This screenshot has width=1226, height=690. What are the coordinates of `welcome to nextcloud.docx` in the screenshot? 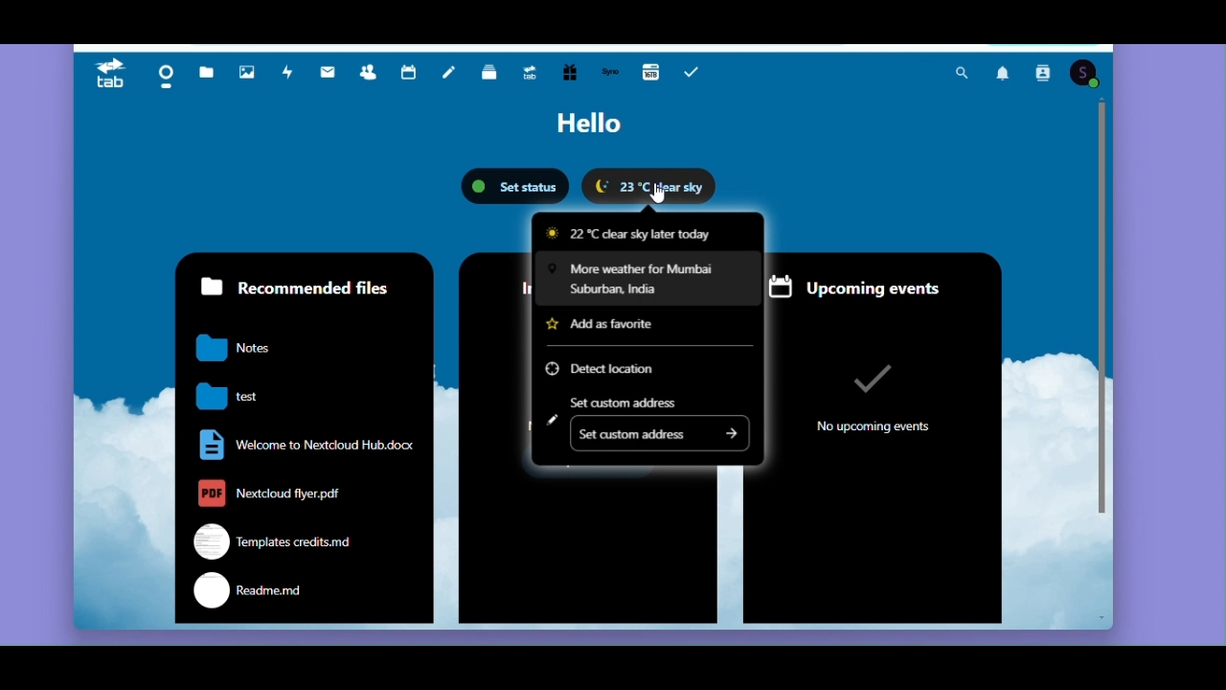 It's located at (304, 444).